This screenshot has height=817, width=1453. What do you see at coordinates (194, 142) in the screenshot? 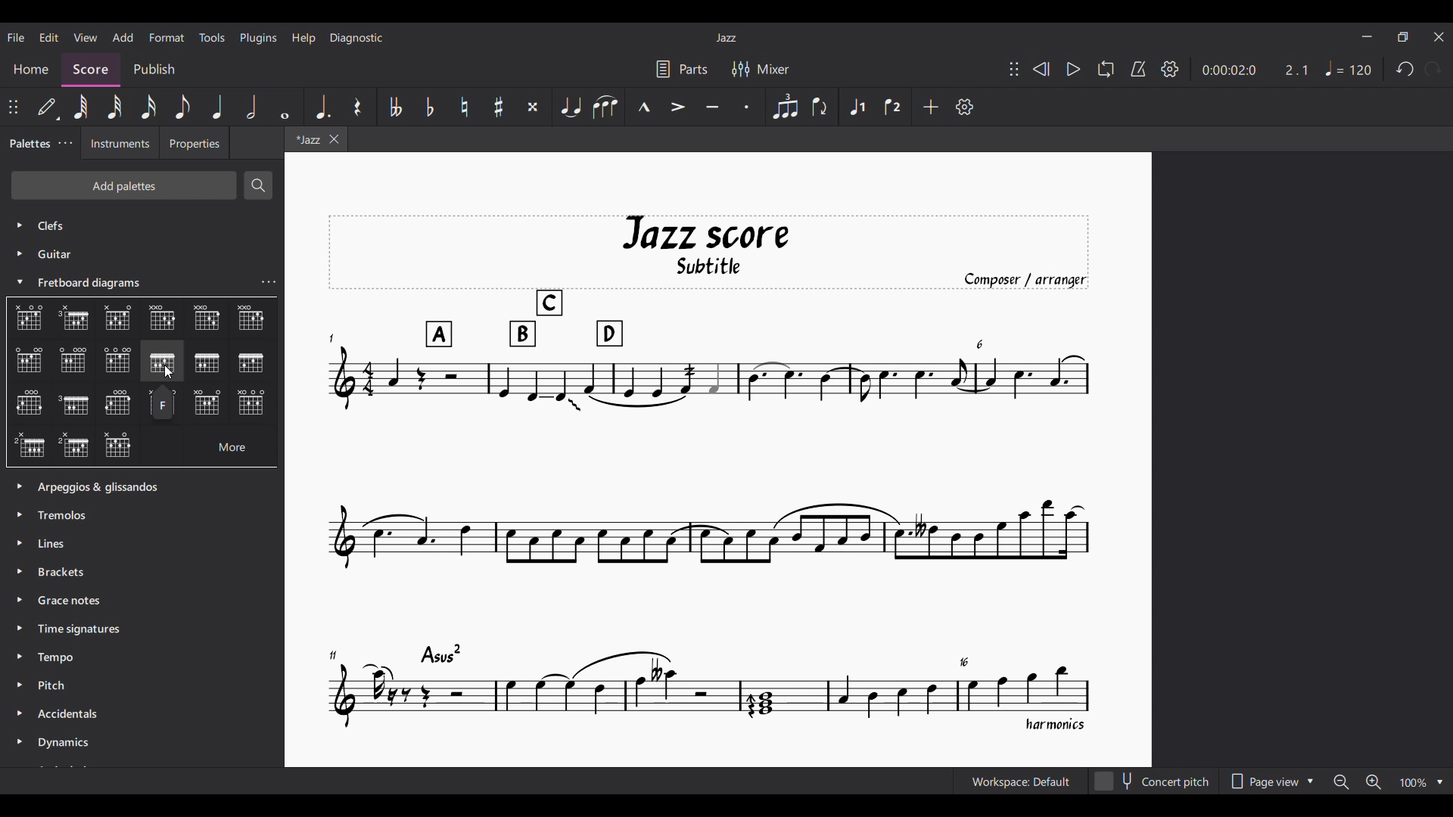
I see `Properties` at bounding box center [194, 142].